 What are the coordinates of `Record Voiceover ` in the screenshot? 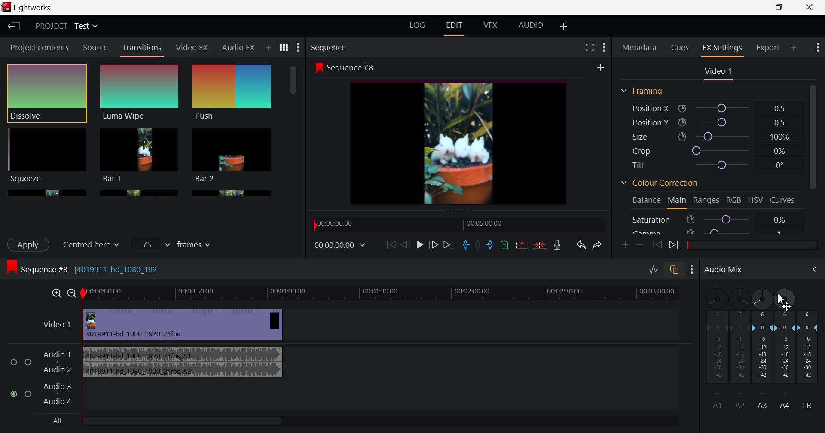 It's located at (557, 244).